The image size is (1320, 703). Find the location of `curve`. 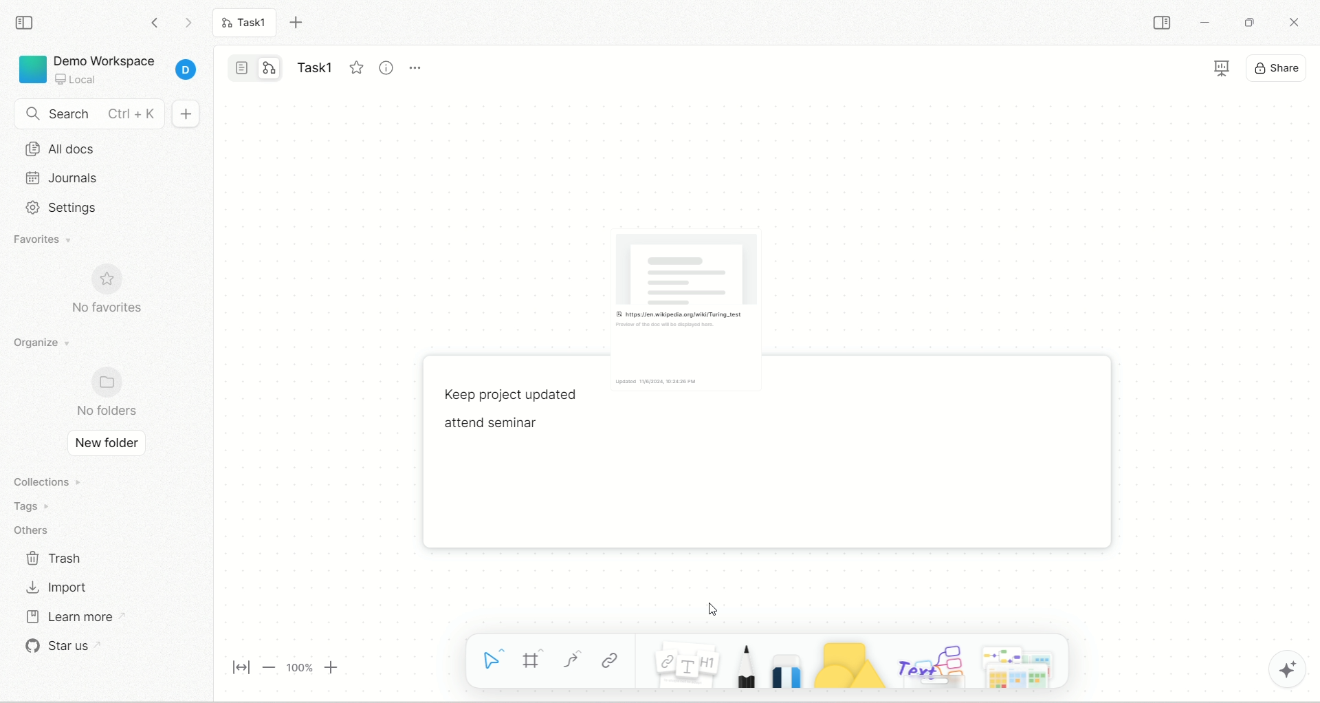

curve is located at coordinates (571, 659).